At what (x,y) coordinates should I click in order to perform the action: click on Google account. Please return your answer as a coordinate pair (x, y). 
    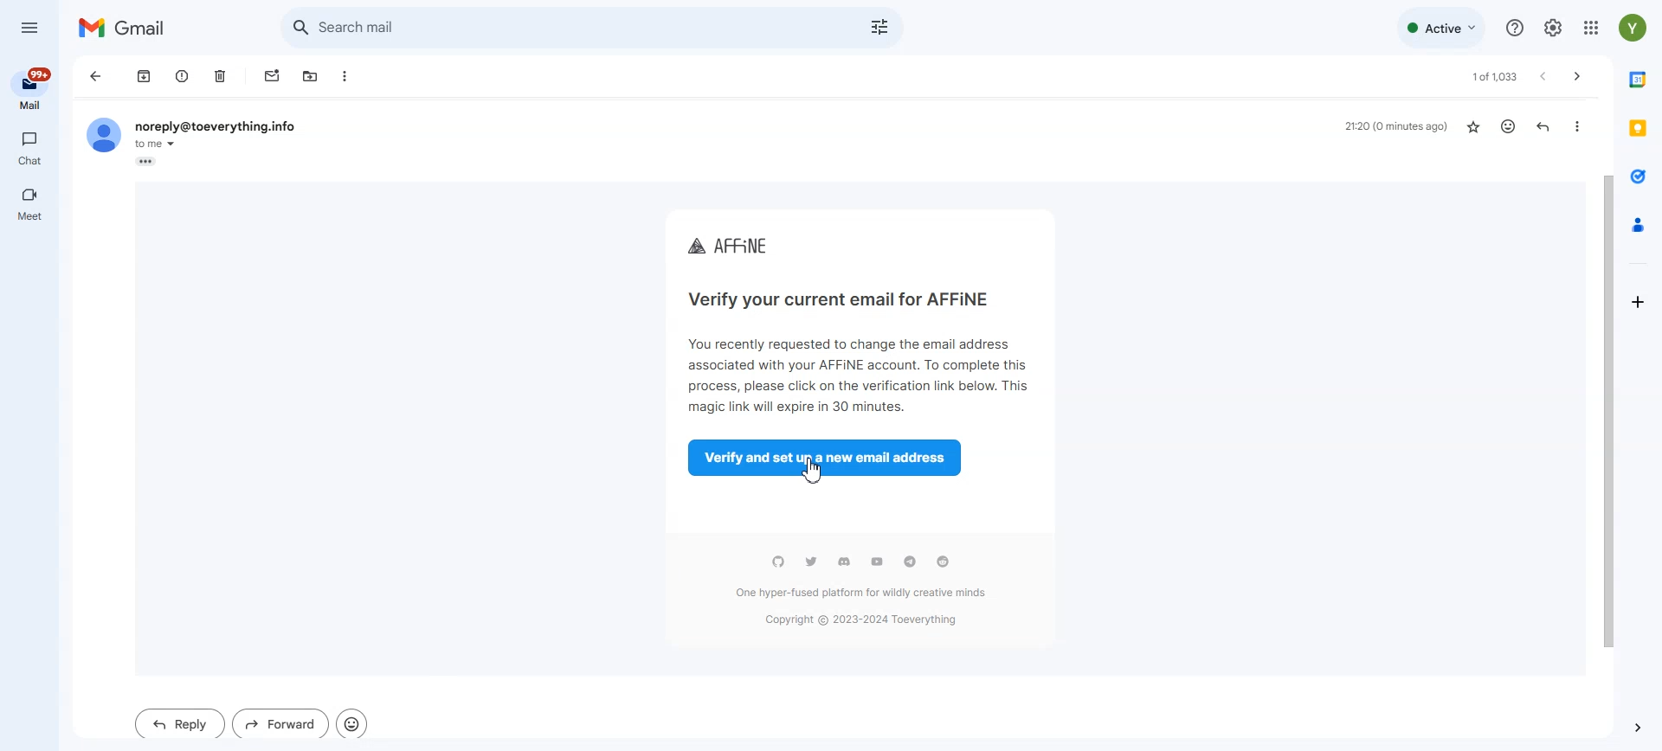
    Looking at the image, I should click on (1632, 29).